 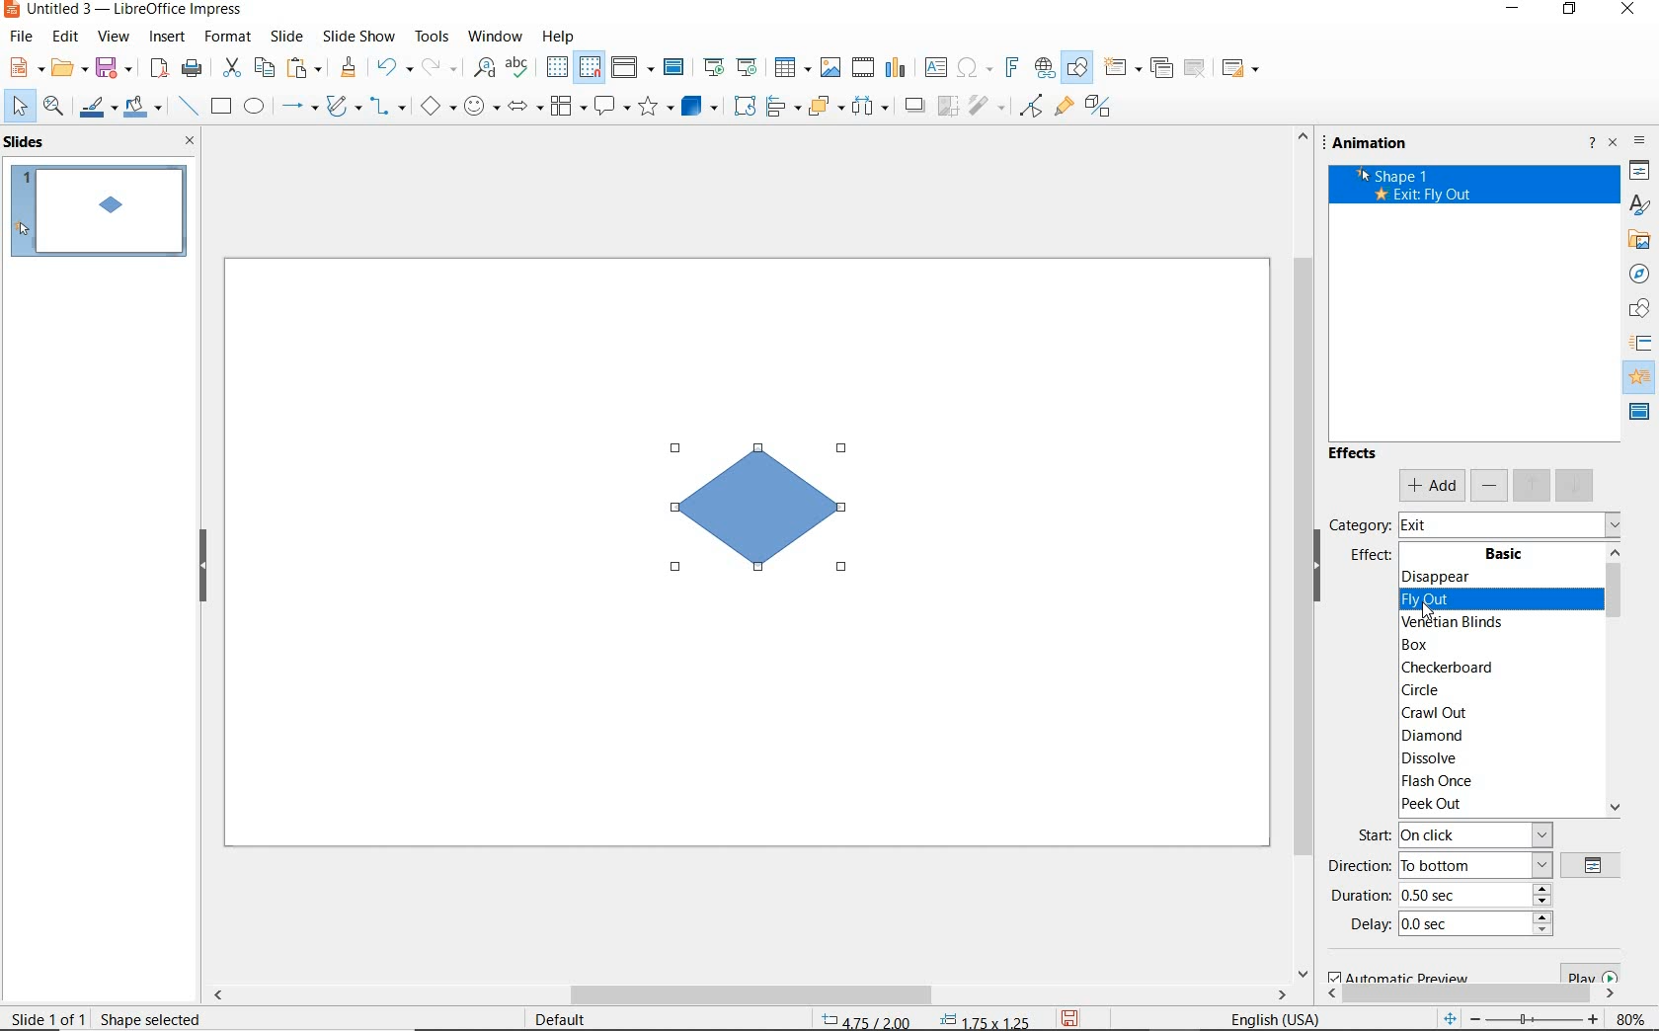 What do you see at coordinates (1638, 414) in the screenshot?
I see `master slide` at bounding box center [1638, 414].